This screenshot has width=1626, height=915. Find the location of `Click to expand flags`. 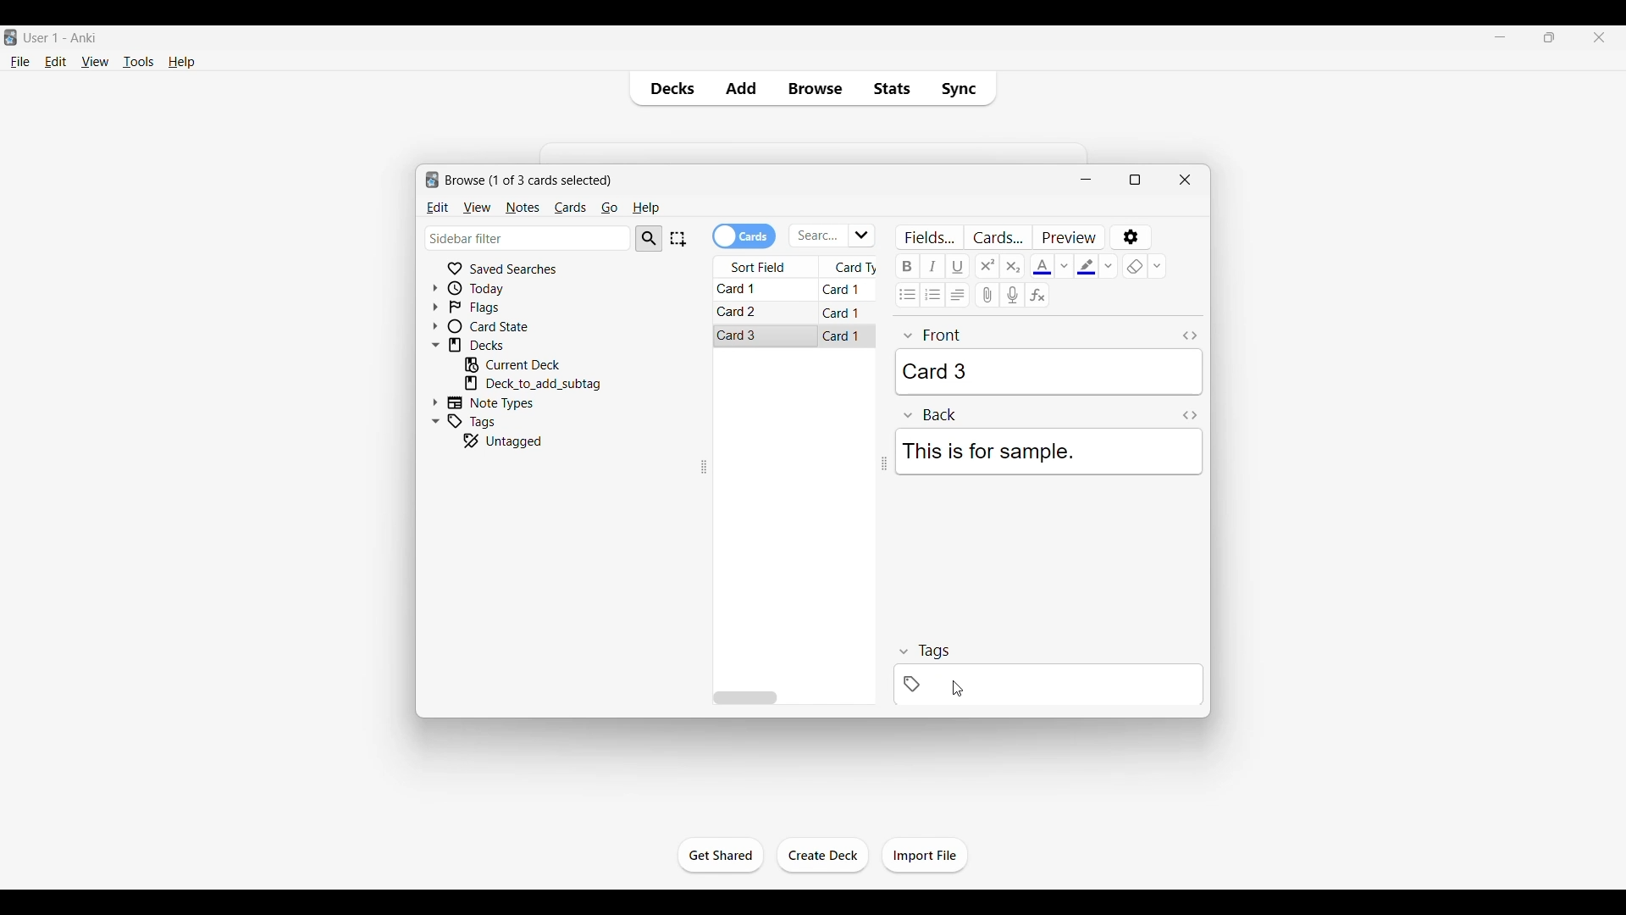

Click to expand flags is located at coordinates (435, 307).